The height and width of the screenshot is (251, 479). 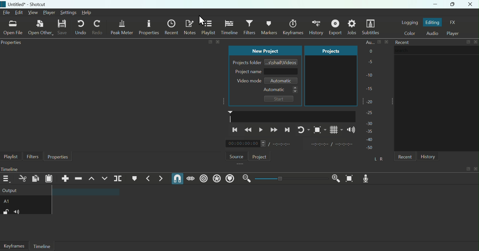 I want to click on Mic, so click(x=367, y=178).